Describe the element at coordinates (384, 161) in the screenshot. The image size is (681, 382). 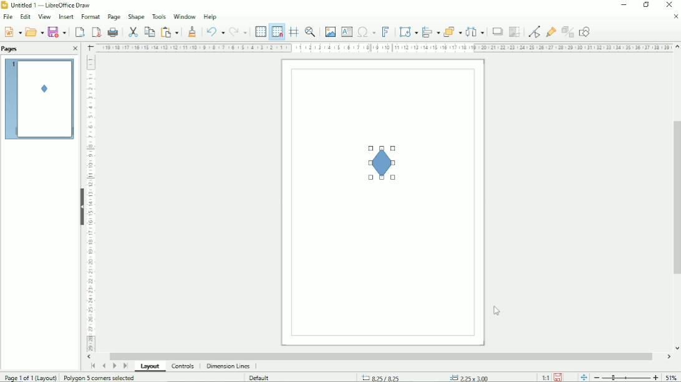
I see `Shape` at that location.